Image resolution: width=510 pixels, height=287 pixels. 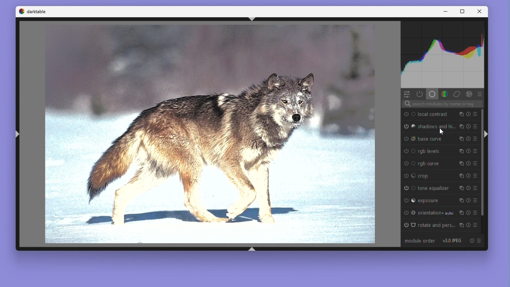 What do you see at coordinates (475, 201) in the screenshot?
I see `presets` at bounding box center [475, 201].